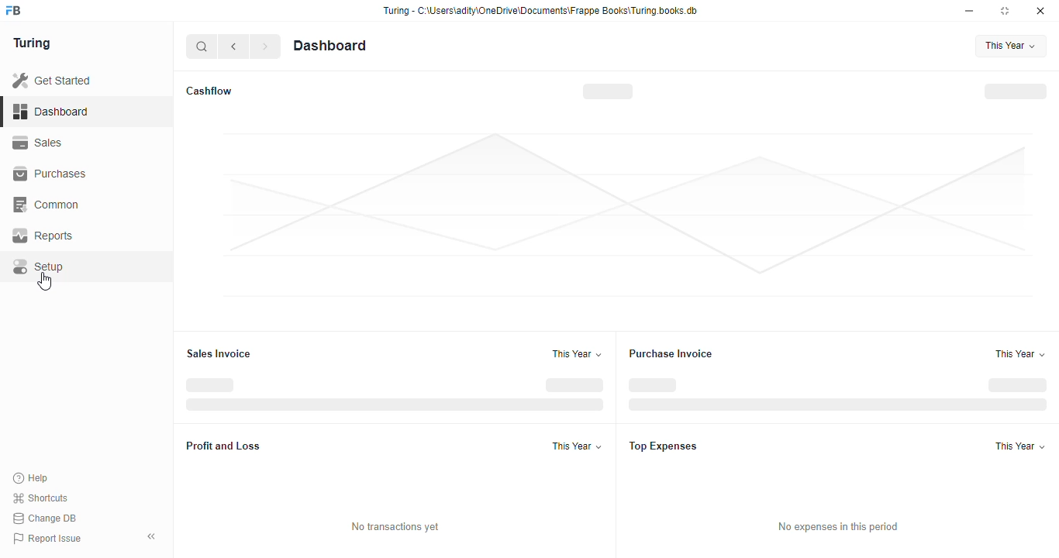 Image resolution: width=1059 pixels, height=558 pixels. I want to click on maximise, so click(1007, 11).